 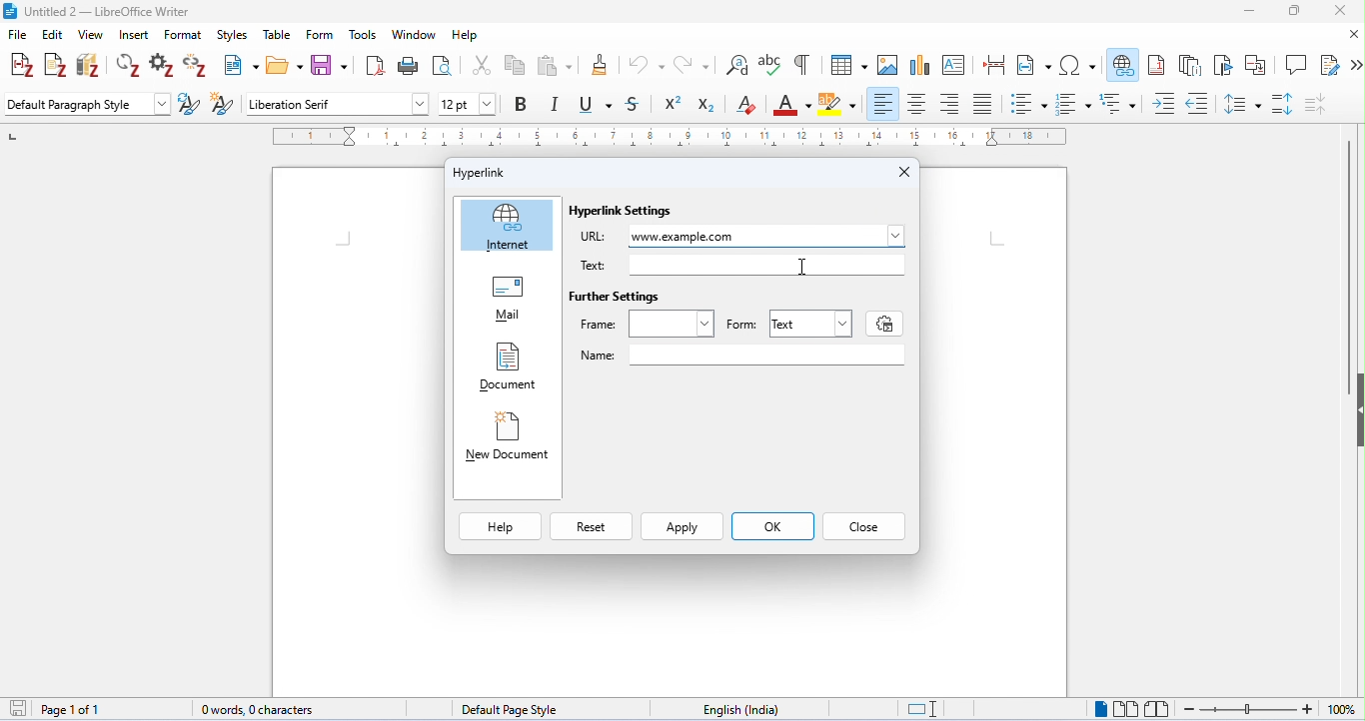 I want to click on new, so click(x=239, y=65).